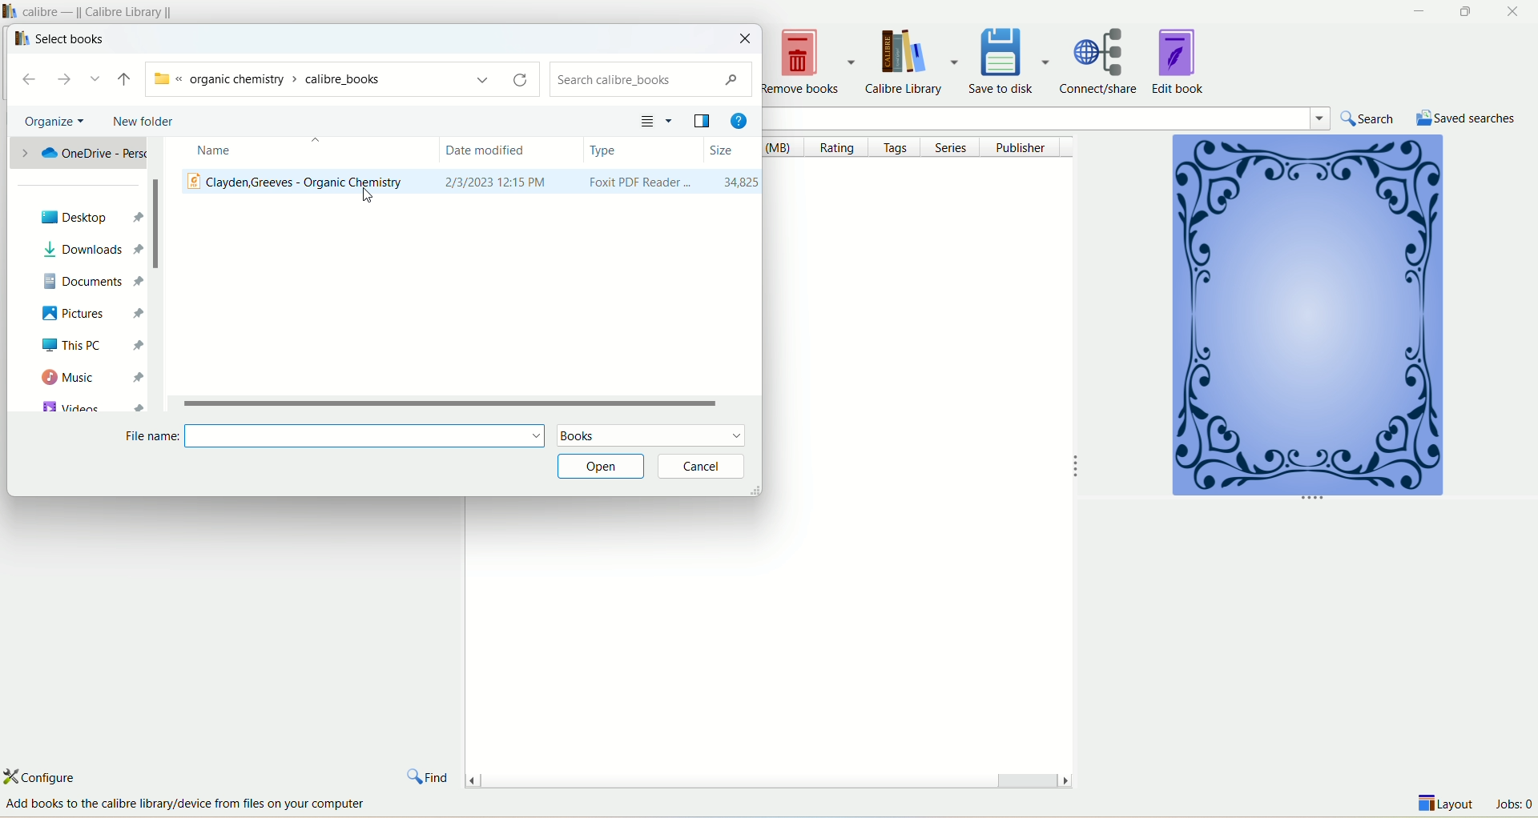 The width and height of the screenshot is (1538, 818). I want to click on file name, so click(331, 436).